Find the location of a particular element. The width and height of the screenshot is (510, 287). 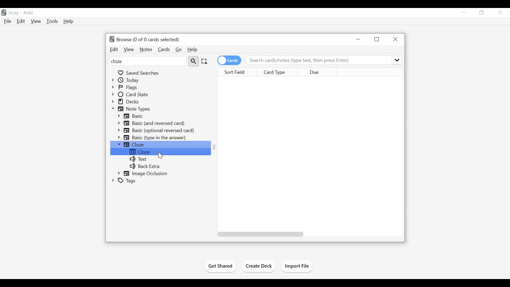

minimize is located at coordinates (464, 12).